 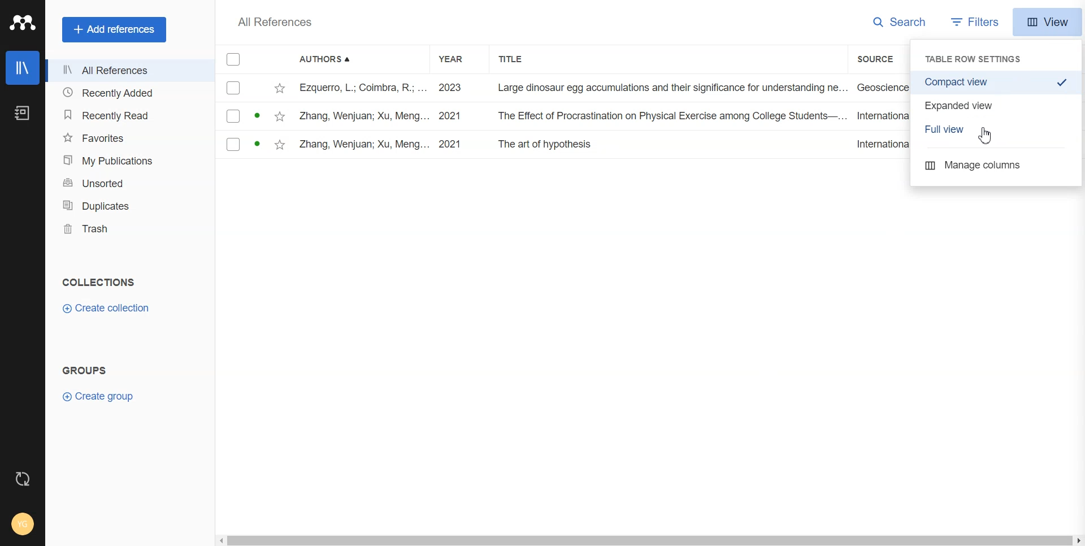 I want to click on Title, so click(x=520, y=59).